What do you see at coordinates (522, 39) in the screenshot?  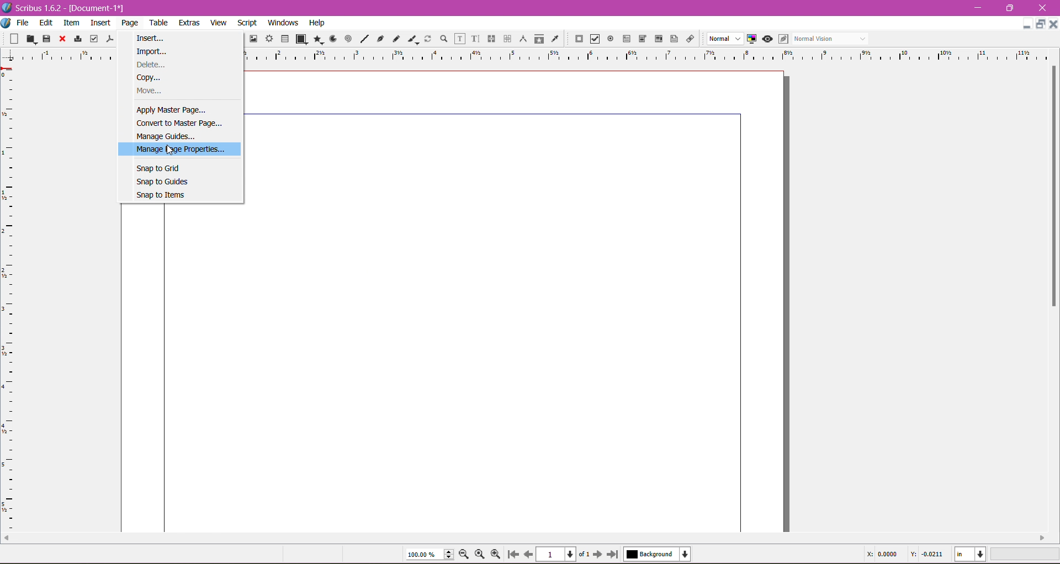 I see `Measurements` at bounding box center [522, 39].